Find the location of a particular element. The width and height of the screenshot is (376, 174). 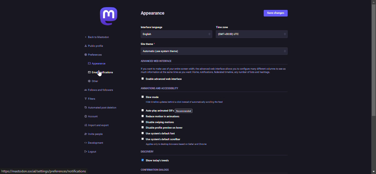

other is located at coordinates (92, 82).